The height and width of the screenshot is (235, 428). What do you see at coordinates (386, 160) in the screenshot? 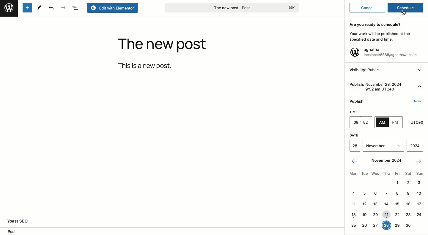
I see `November 2024` at bounding box center [386, 160].